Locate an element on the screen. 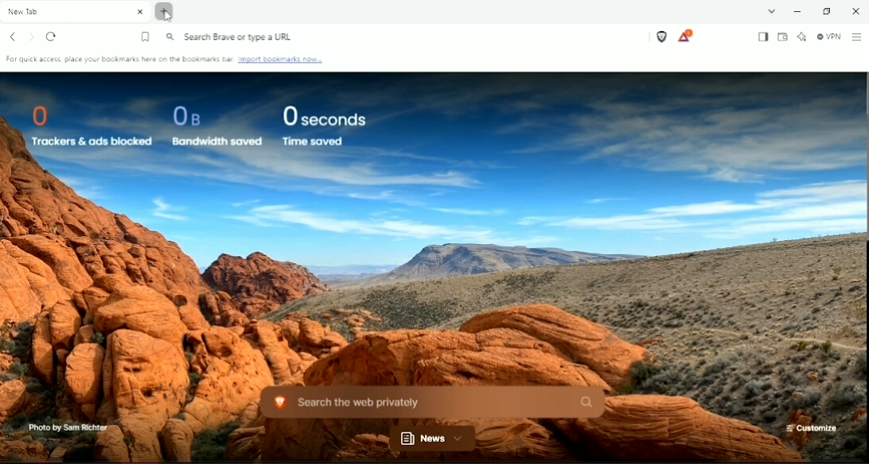  Customize and control Brave is located at coordinates (857, 37).